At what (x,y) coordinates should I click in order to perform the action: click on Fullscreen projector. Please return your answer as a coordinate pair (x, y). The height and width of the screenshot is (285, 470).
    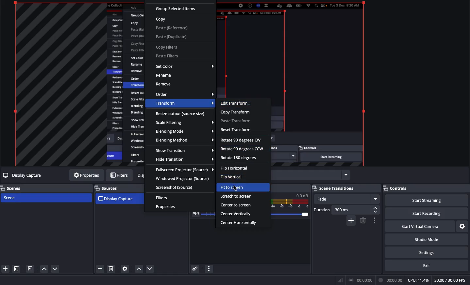
    Looking at the image, I should click on (183, 170).